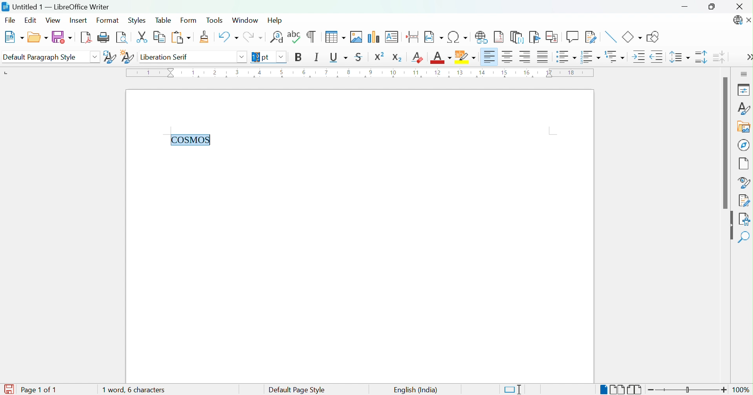 This screenshot has height=395, width=753. I want to click on Table, so click(163, 20).